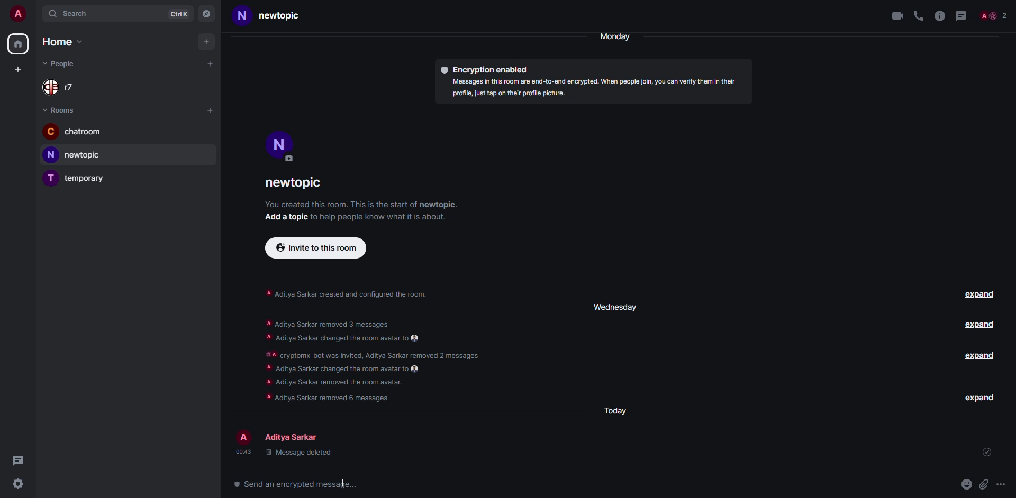 The width and height of the screenshot is (1016, 498). I want to click on sent, so click(988, 453).